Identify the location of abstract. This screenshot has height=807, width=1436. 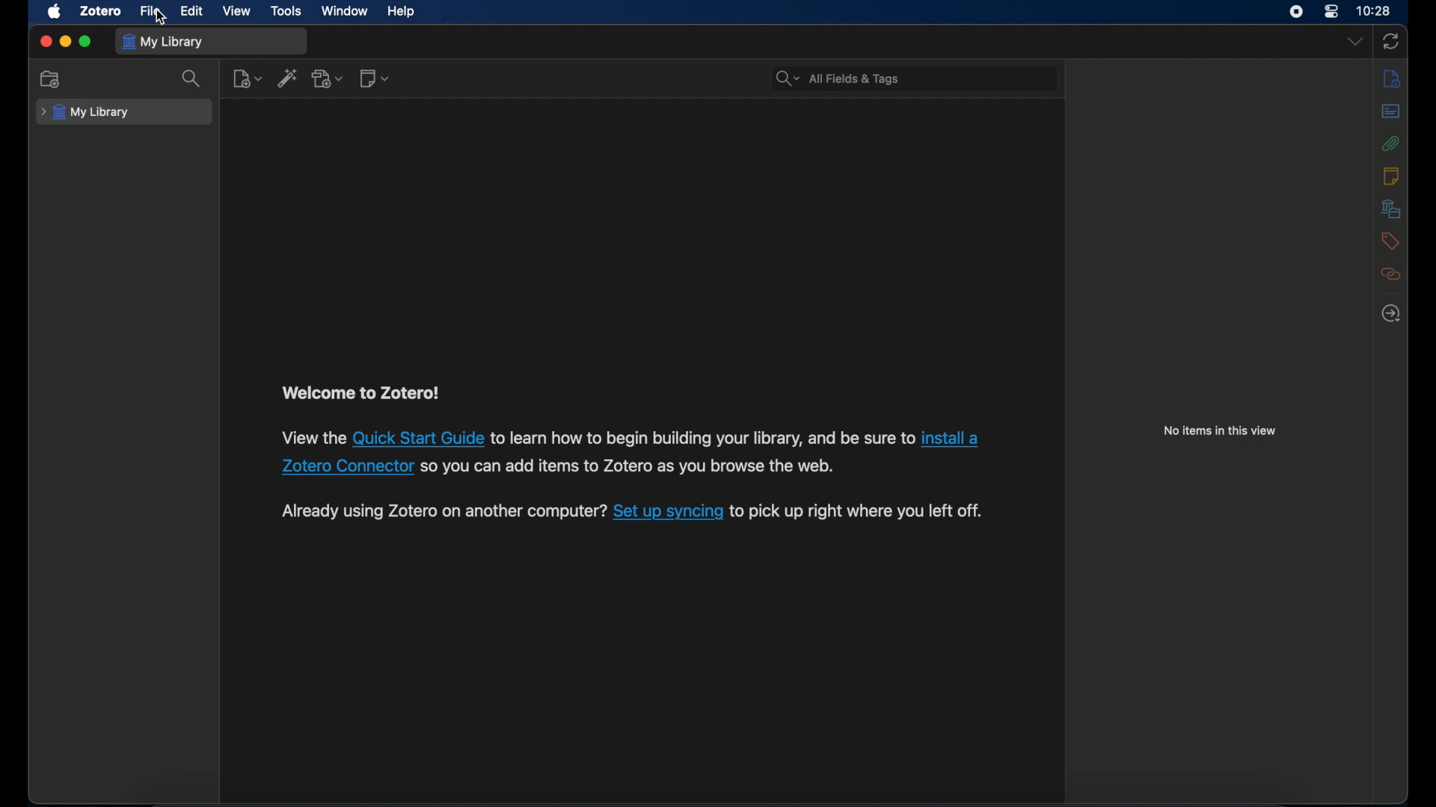
(1392, 111).